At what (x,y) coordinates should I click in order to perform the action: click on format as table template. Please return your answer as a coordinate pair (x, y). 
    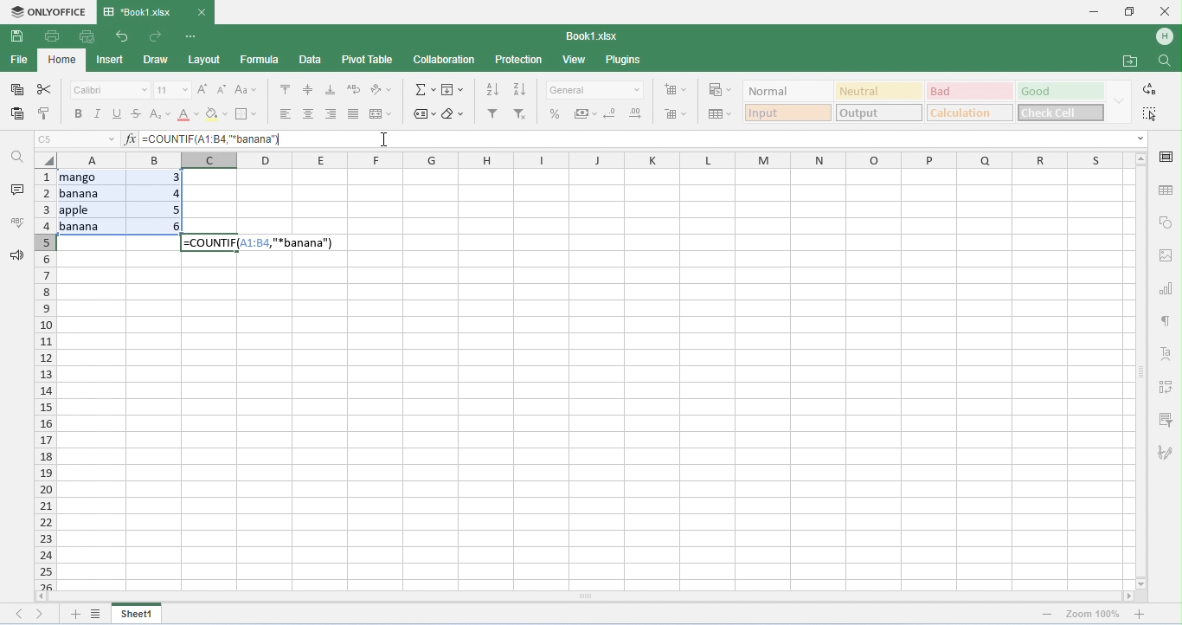
    Looking at the image, I should click on (720, 115).